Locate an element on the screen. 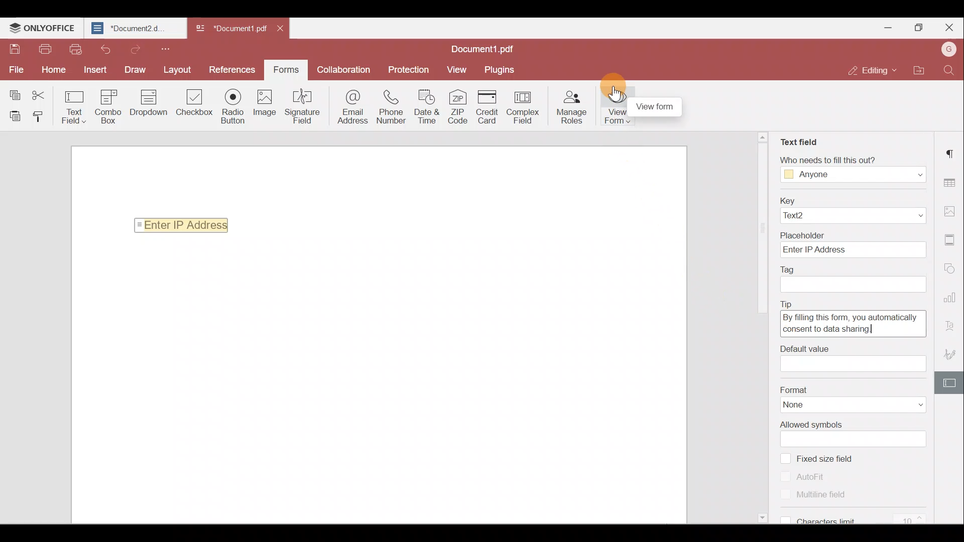 The image size is (964, 542). Home is located at coordinates (56, 69).